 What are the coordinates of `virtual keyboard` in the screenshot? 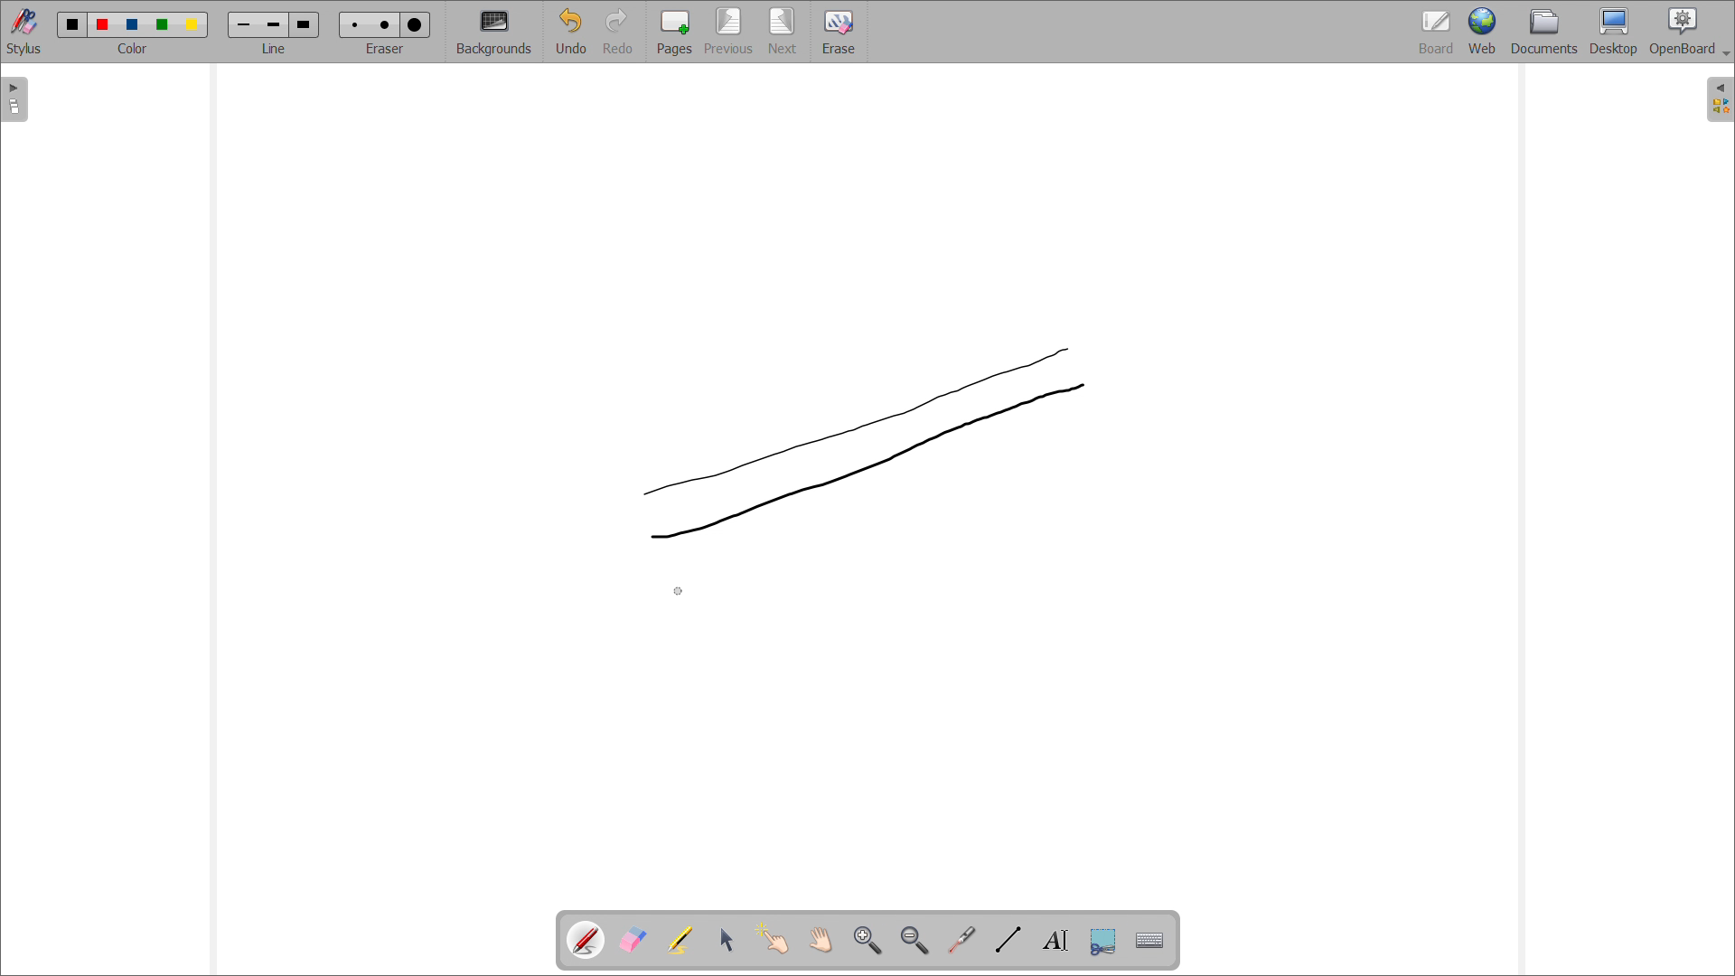 It's located at (1151, 942).